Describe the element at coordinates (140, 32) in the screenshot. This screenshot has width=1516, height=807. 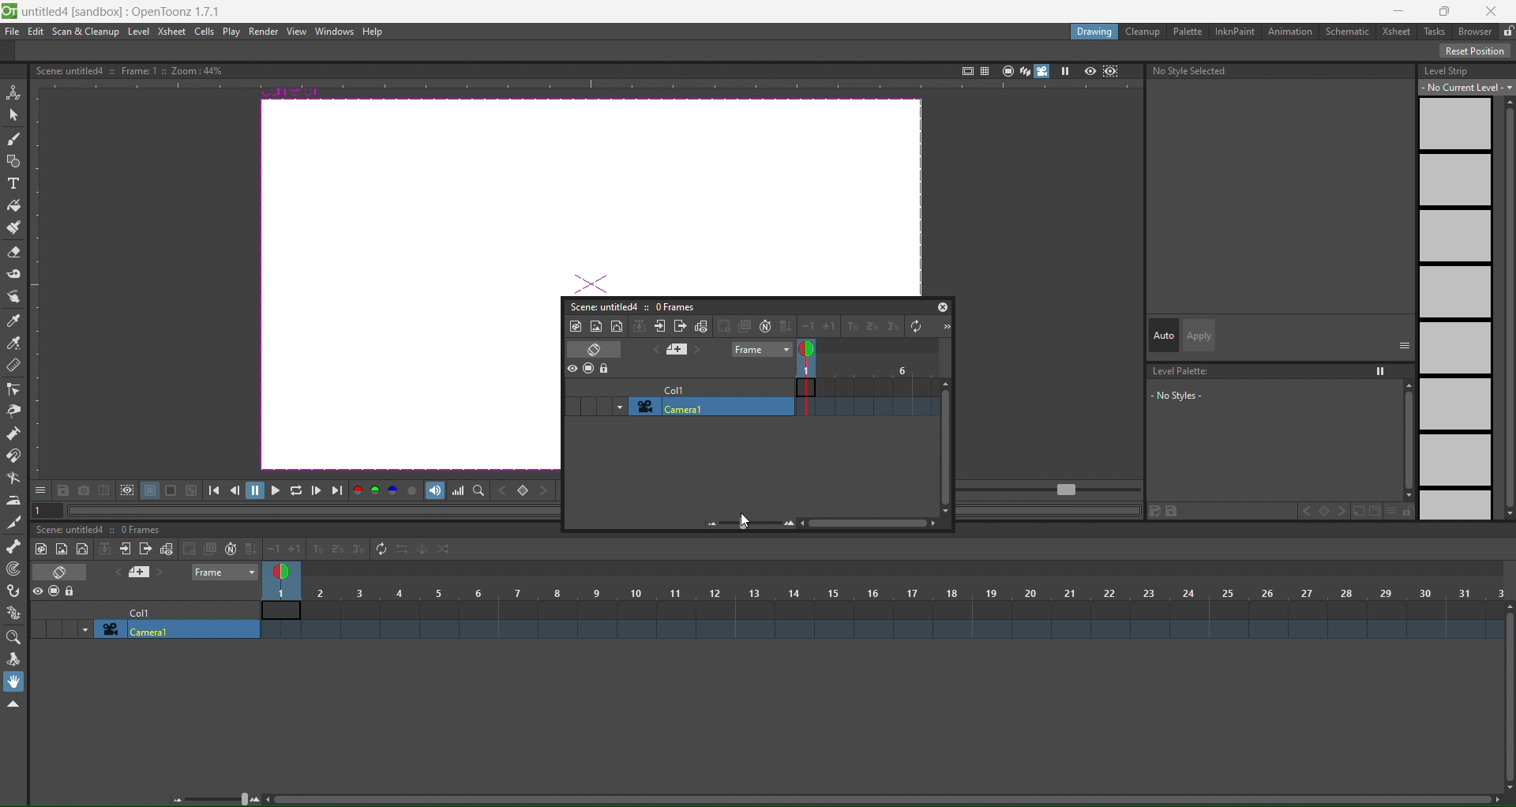
I see `level` at that location.